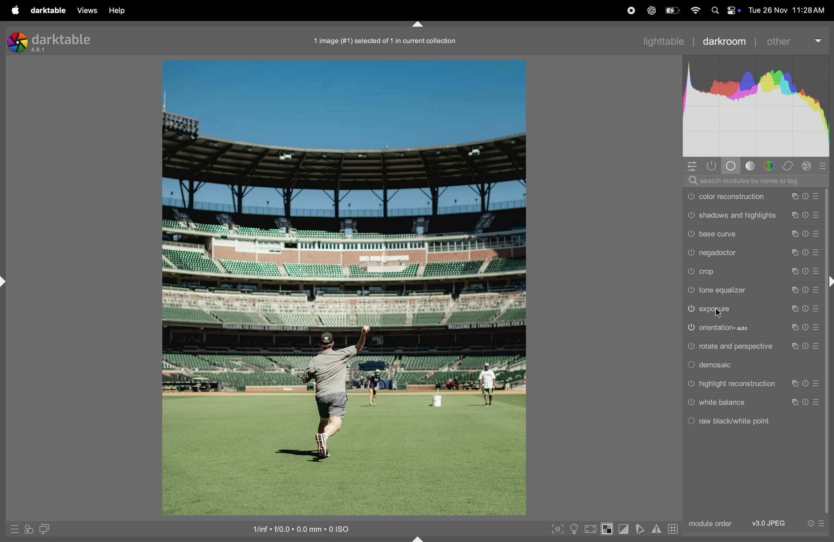 The width and height of the screenshot is (834, 542). What do you see at coordinates (789, 166) in the screenshot?
I see `correct` at bounding box center [789, 166].